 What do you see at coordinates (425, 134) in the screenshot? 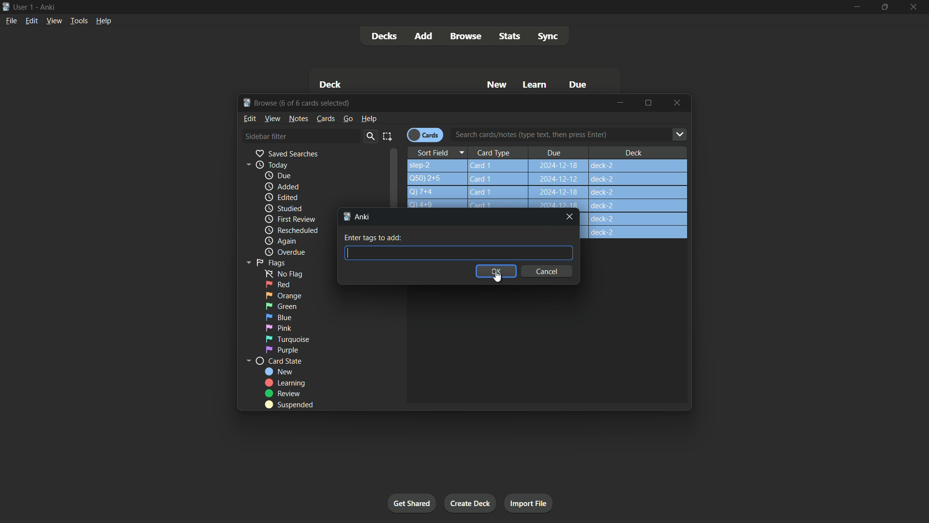
I see `Cards` at bounding box center [425, 134].